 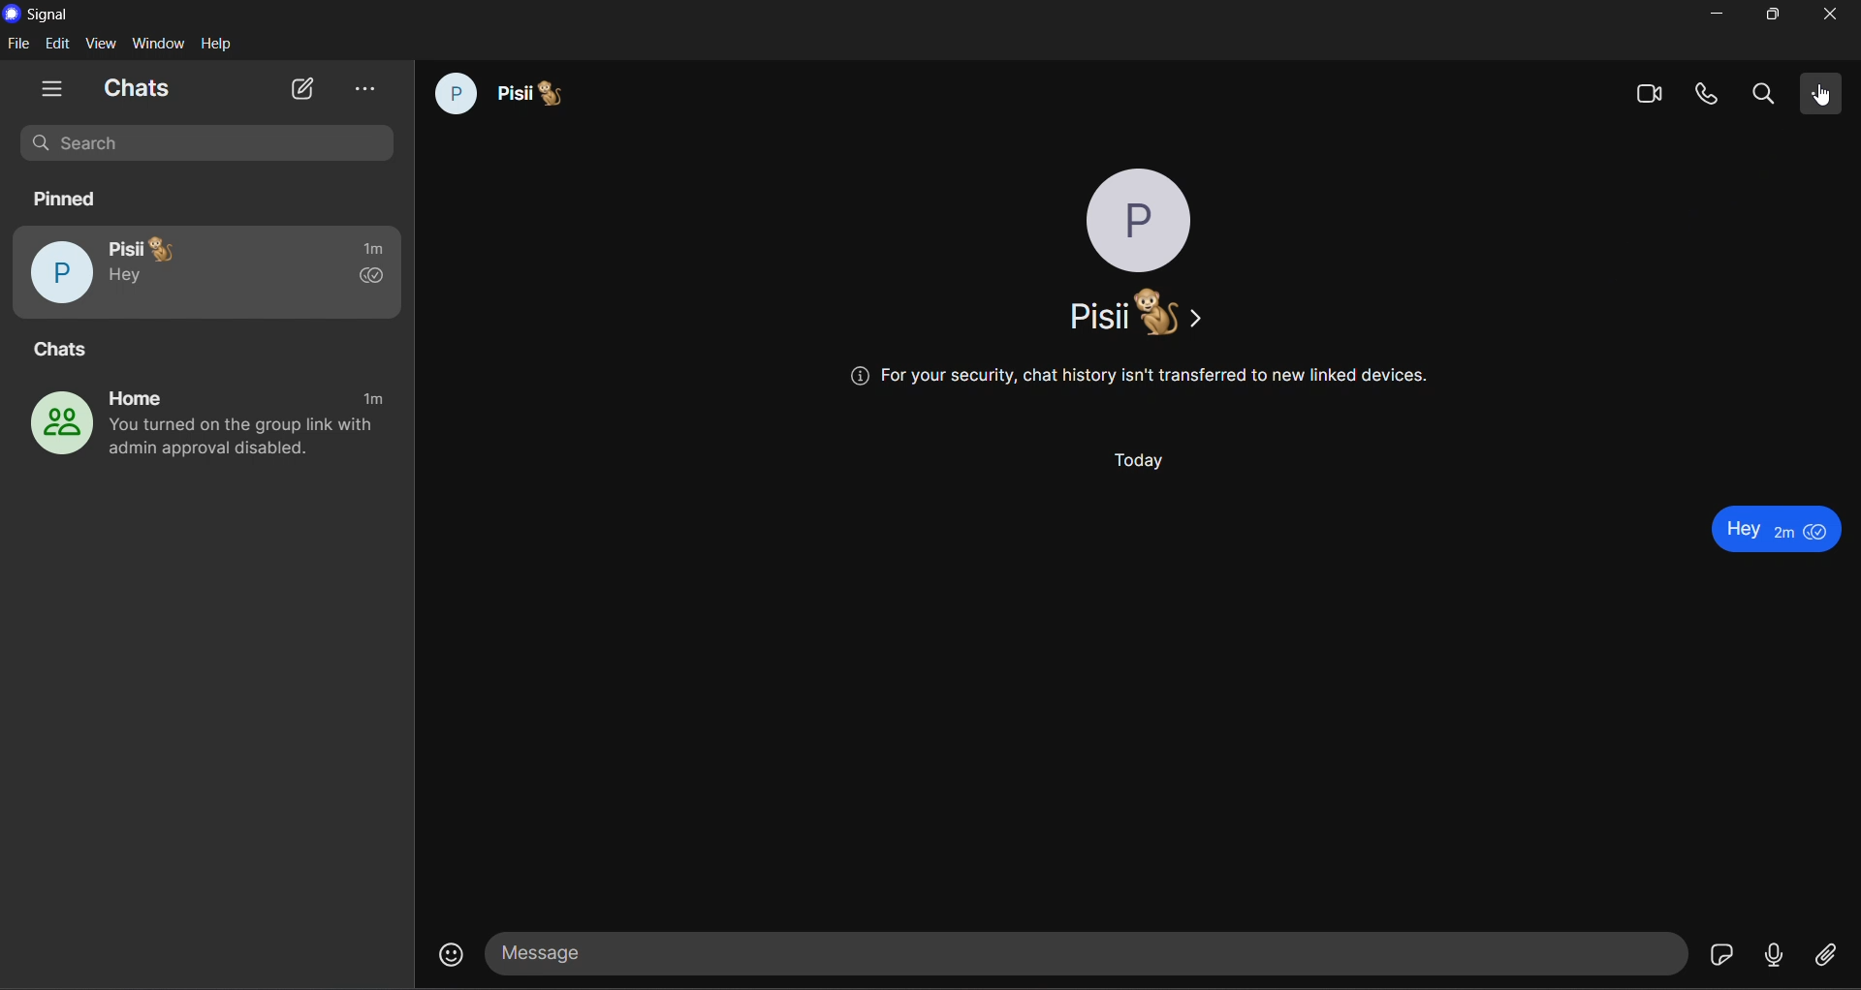 What do you see at coordinates (219, 43) in the screenshot?
I see `help` at bounding box center [219, 43].